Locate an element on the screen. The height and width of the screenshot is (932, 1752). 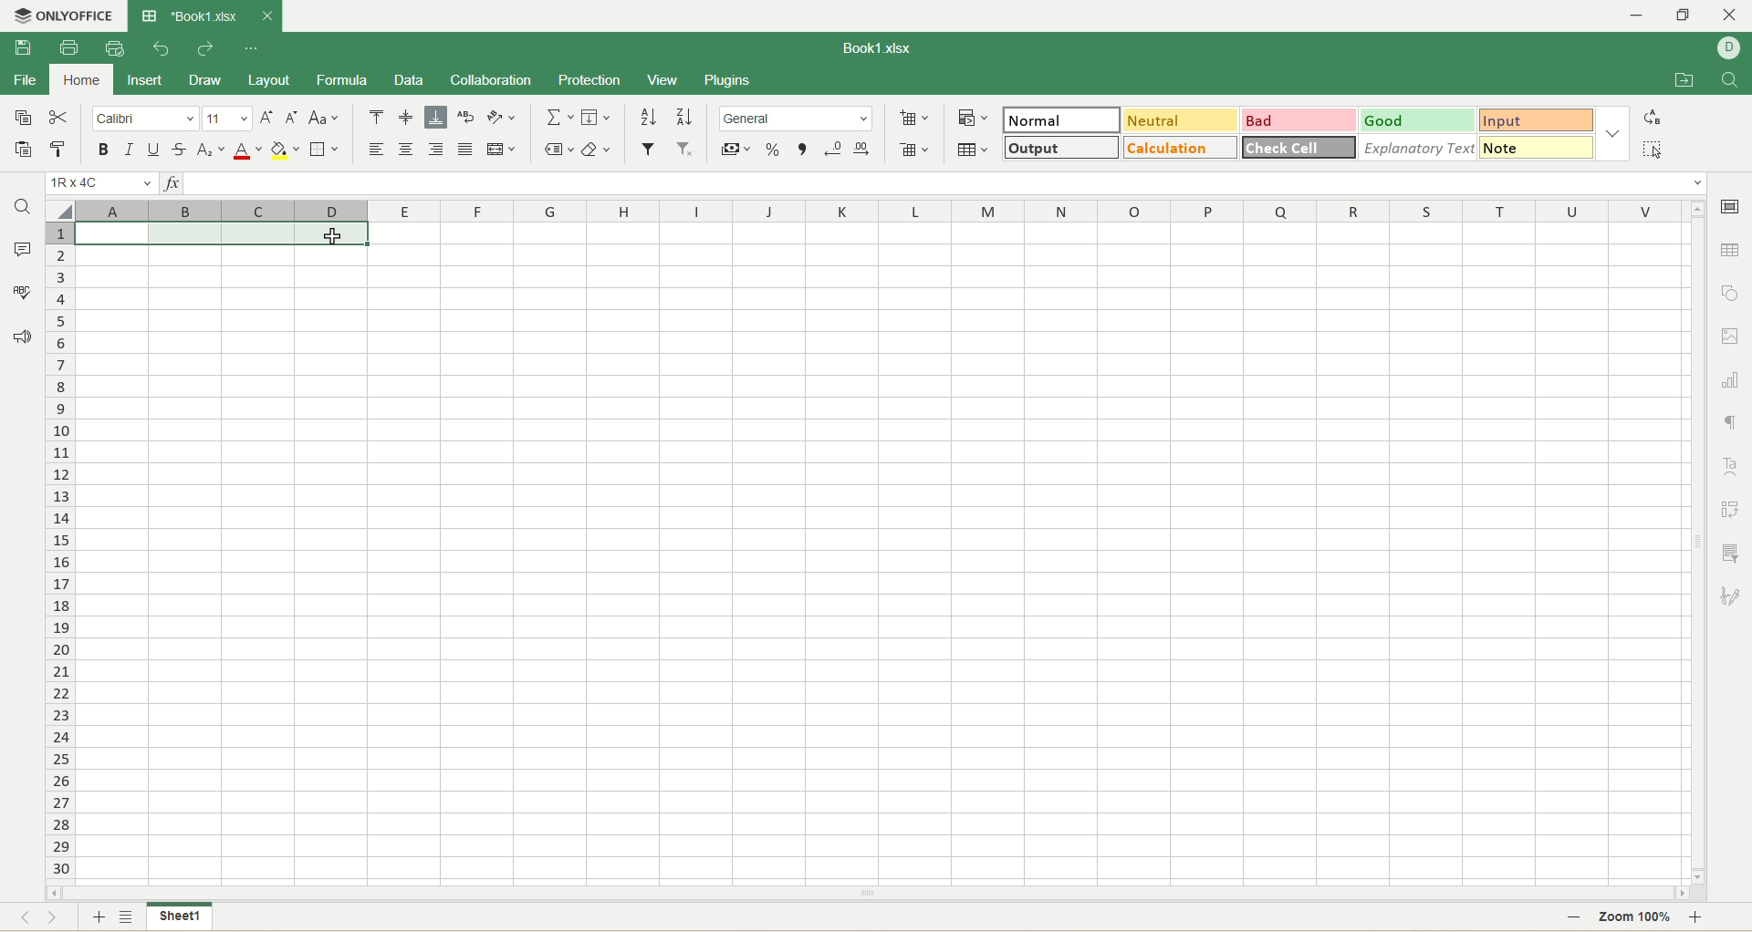
clear is located at coordinates (596, 149).